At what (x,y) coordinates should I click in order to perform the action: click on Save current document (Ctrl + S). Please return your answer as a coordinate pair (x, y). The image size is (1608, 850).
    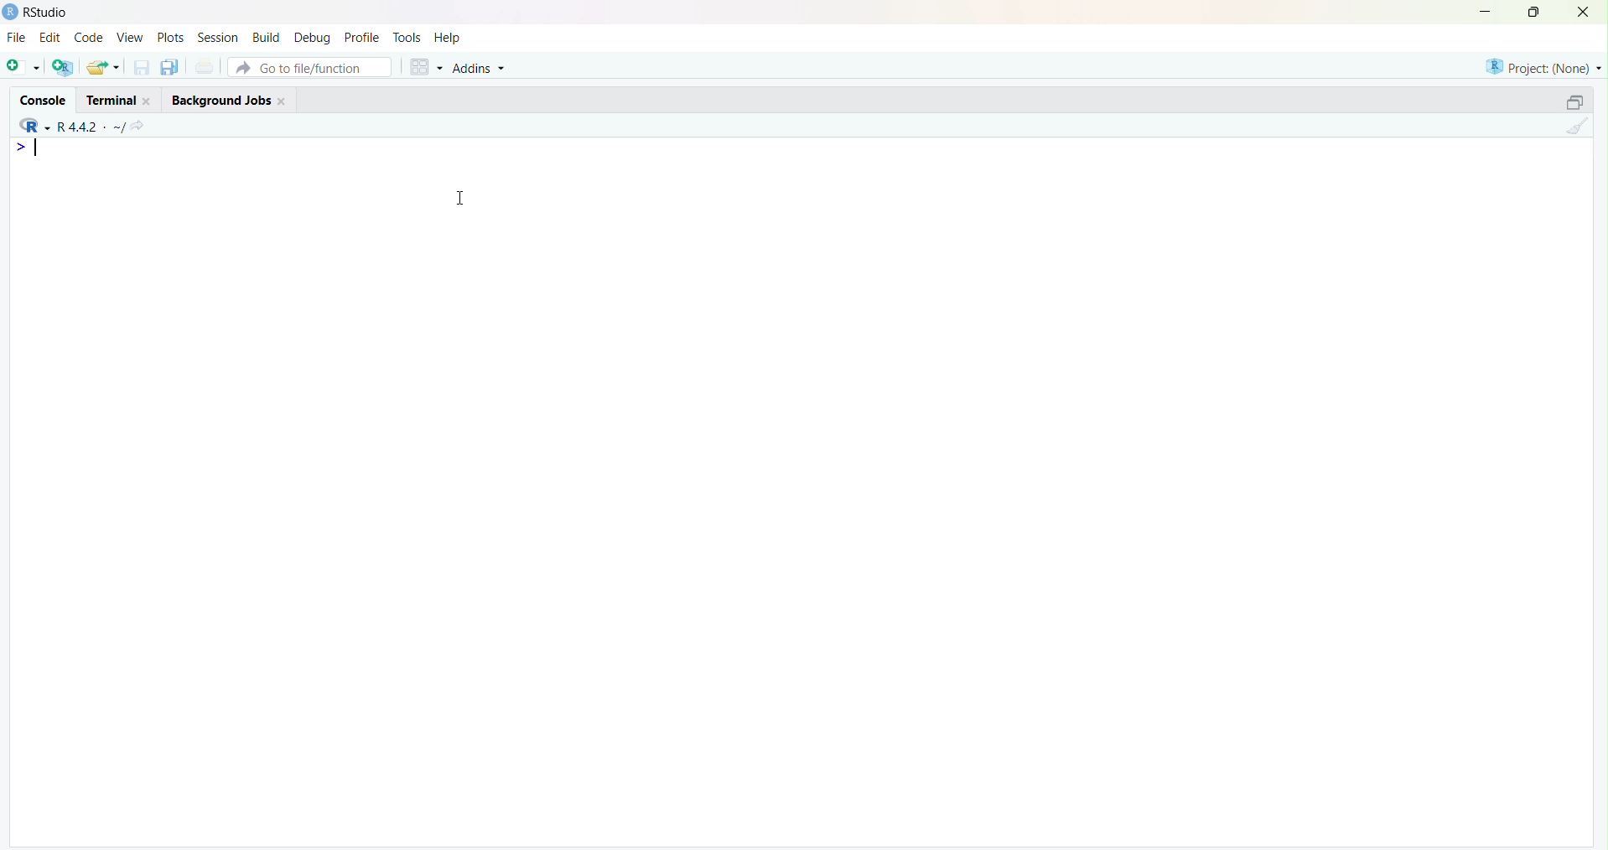
    Looking at the image, I should click on (140, 68).